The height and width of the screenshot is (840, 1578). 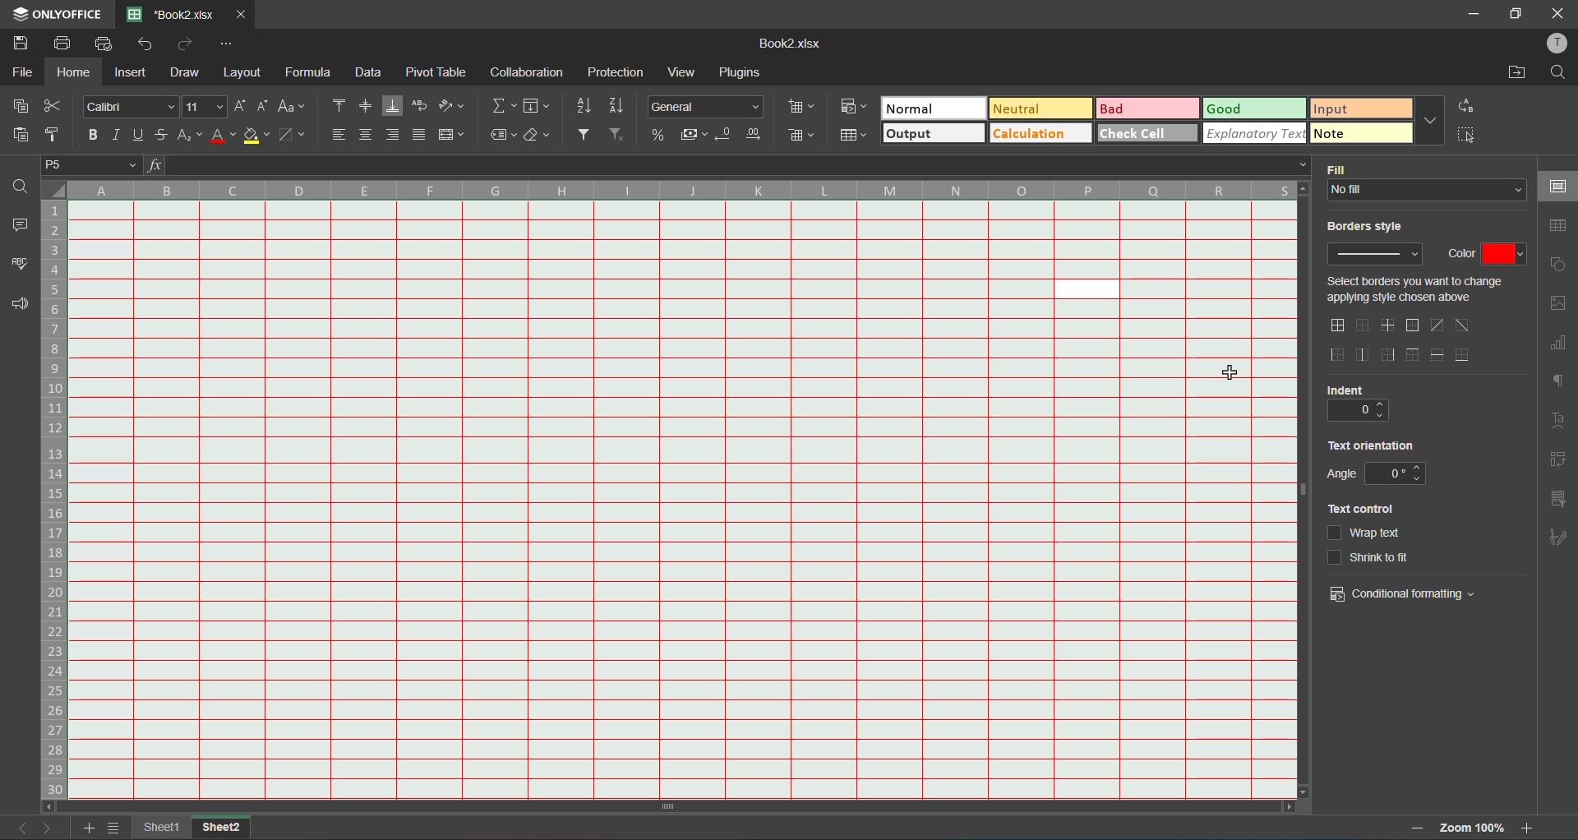 What do you see at coordinates (1411, 828) in the screenshot?
I see `zoom out` at bounding box center [1411, 828].